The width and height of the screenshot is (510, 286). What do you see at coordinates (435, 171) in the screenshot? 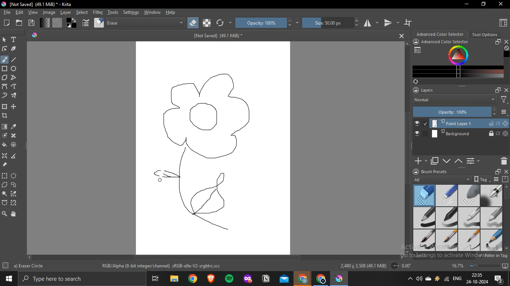
I see `brush presets` at bounding box center [435, 171].